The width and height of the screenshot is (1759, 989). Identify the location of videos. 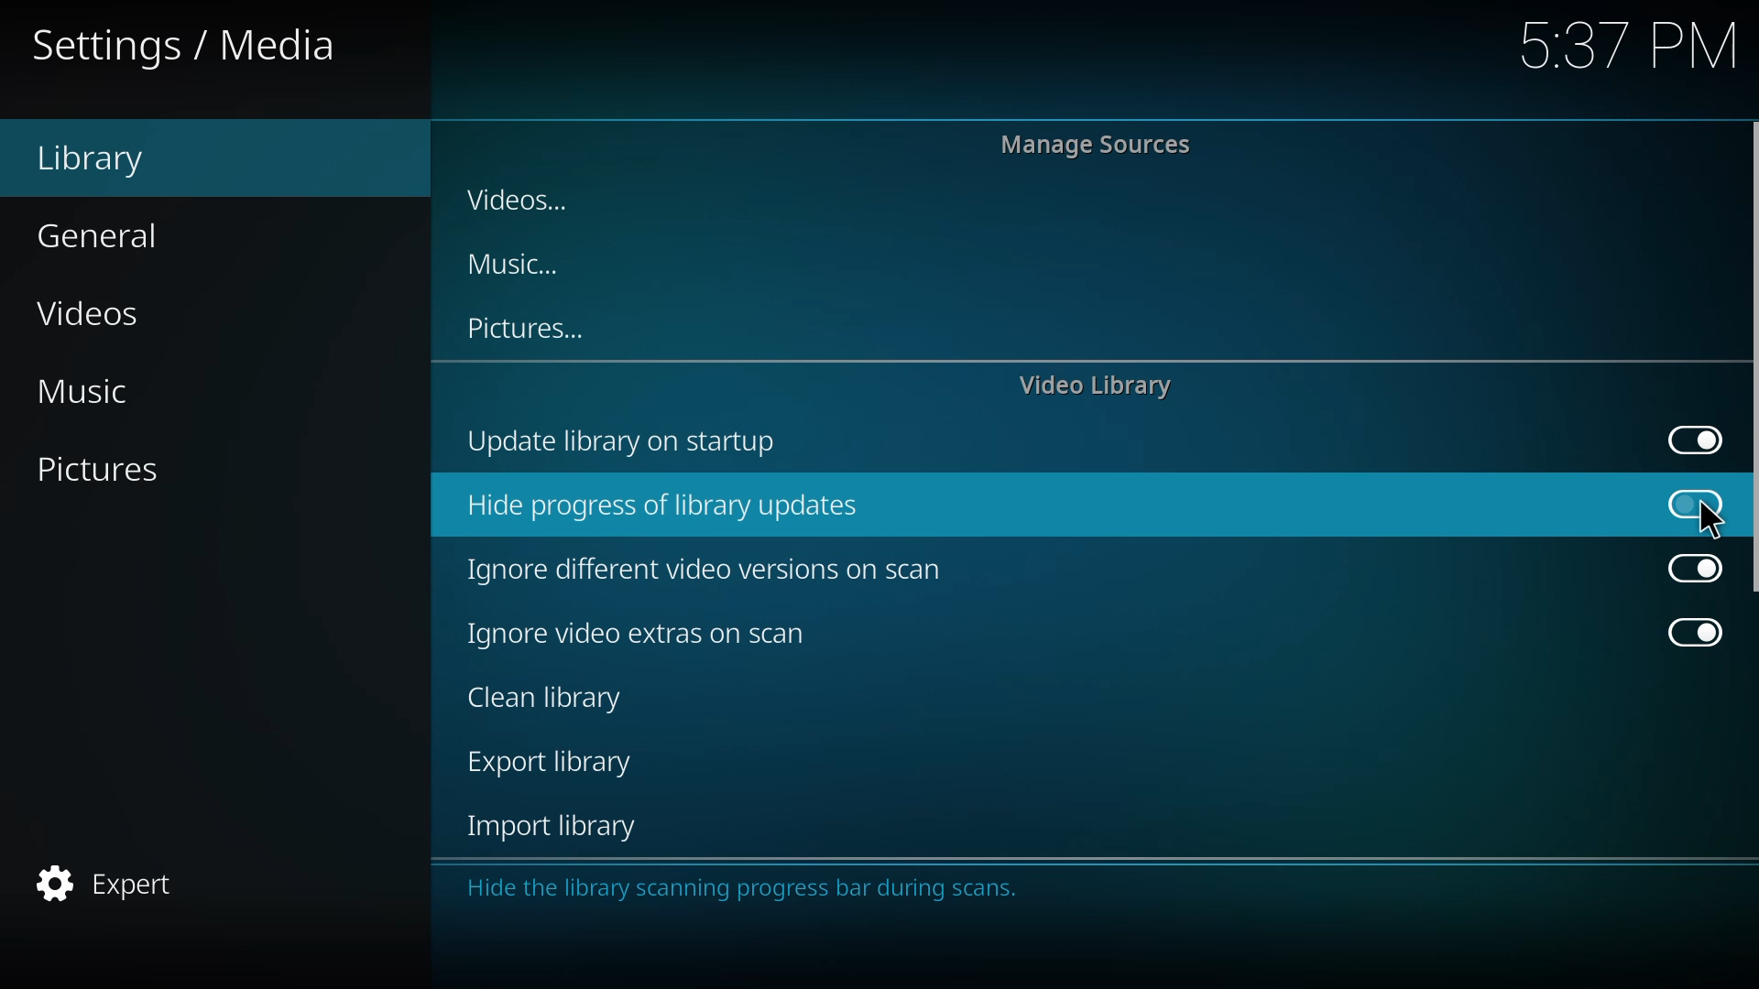
(524, 200).